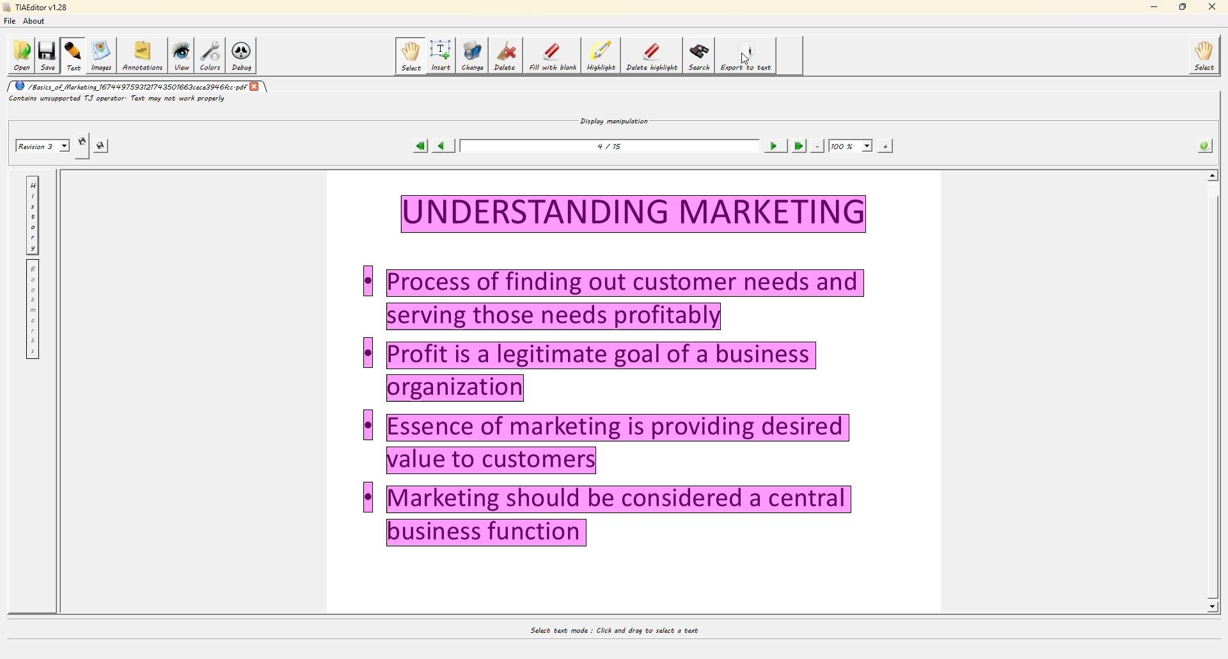 This screenshot has width=1228, height=659. What do you see at coordinates (1183, 6) in the screenshot?
I see `maximize` at bounding box center [1183, 6].